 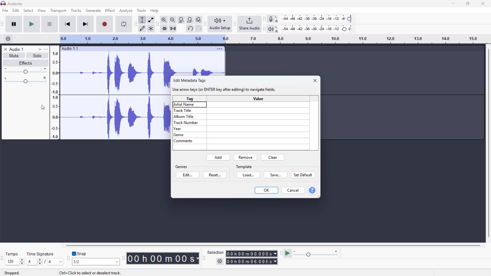 I want to click on load, so click(x=248, y=175).